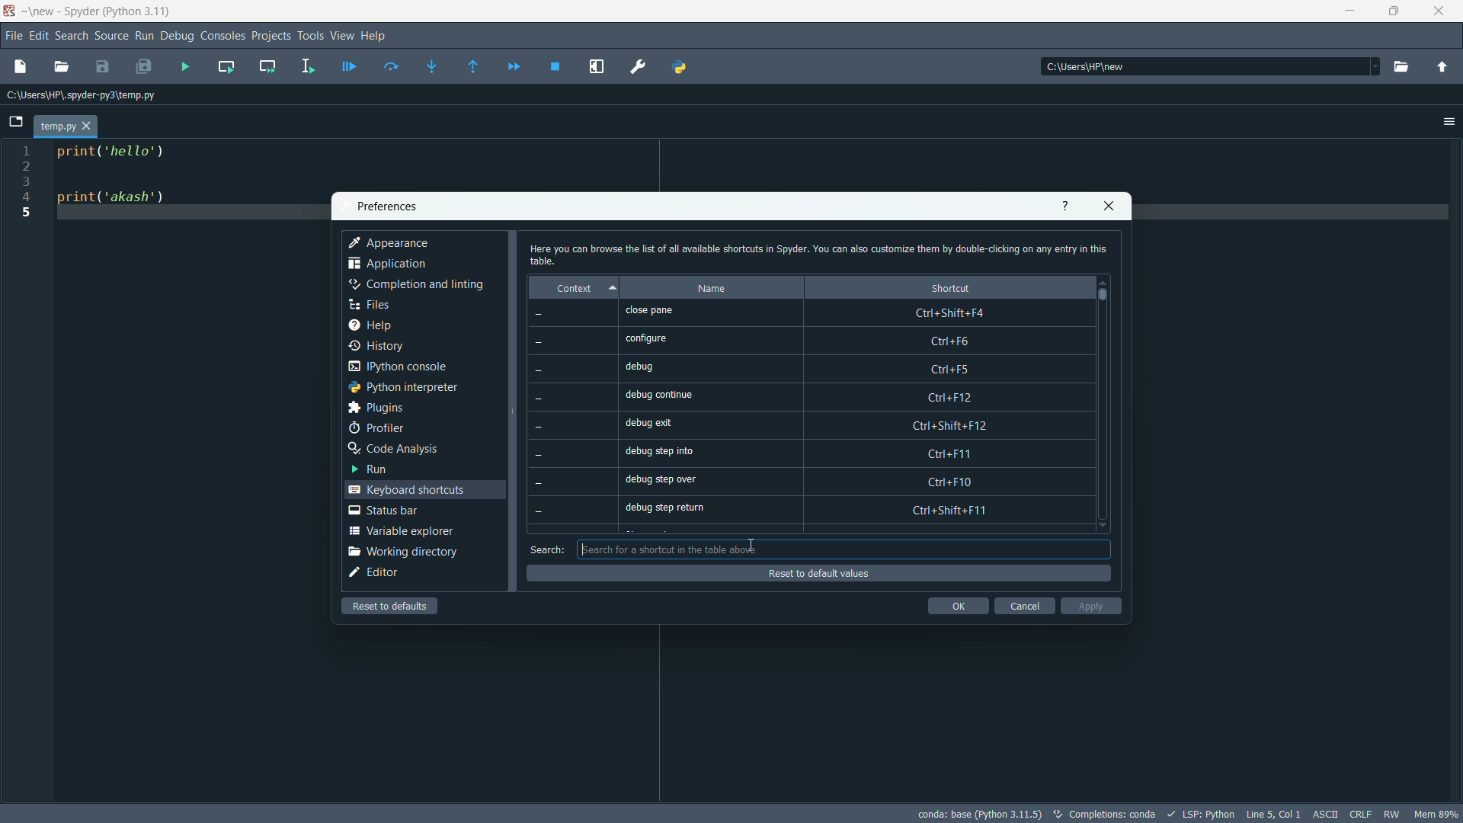  What do you see at coordinates (715, 288) in the screenshot?
I see `name` at bounding box center [715, 288].